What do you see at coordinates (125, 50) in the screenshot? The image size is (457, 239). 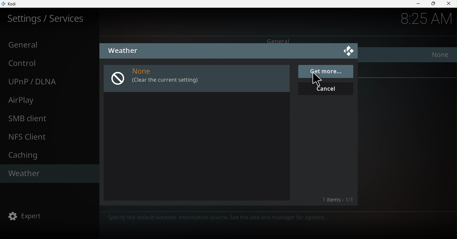 I see `Weather` at bounding box center [125, 50].